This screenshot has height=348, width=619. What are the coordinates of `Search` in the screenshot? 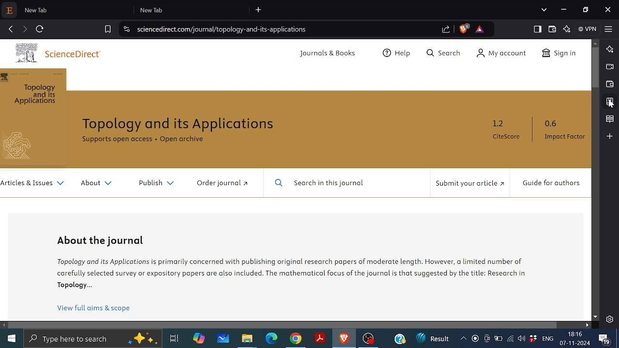 It's located at (442, 54).